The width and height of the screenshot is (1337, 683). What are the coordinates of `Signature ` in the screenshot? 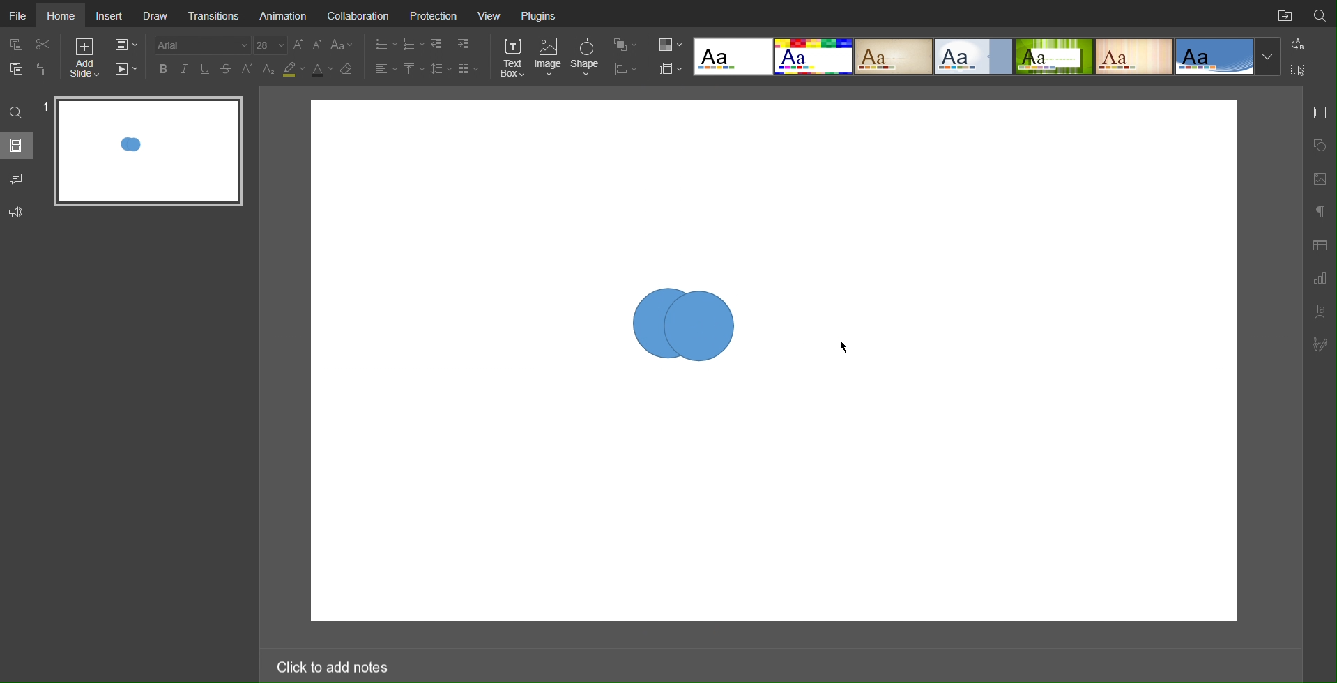 It's located at (1321, 344).